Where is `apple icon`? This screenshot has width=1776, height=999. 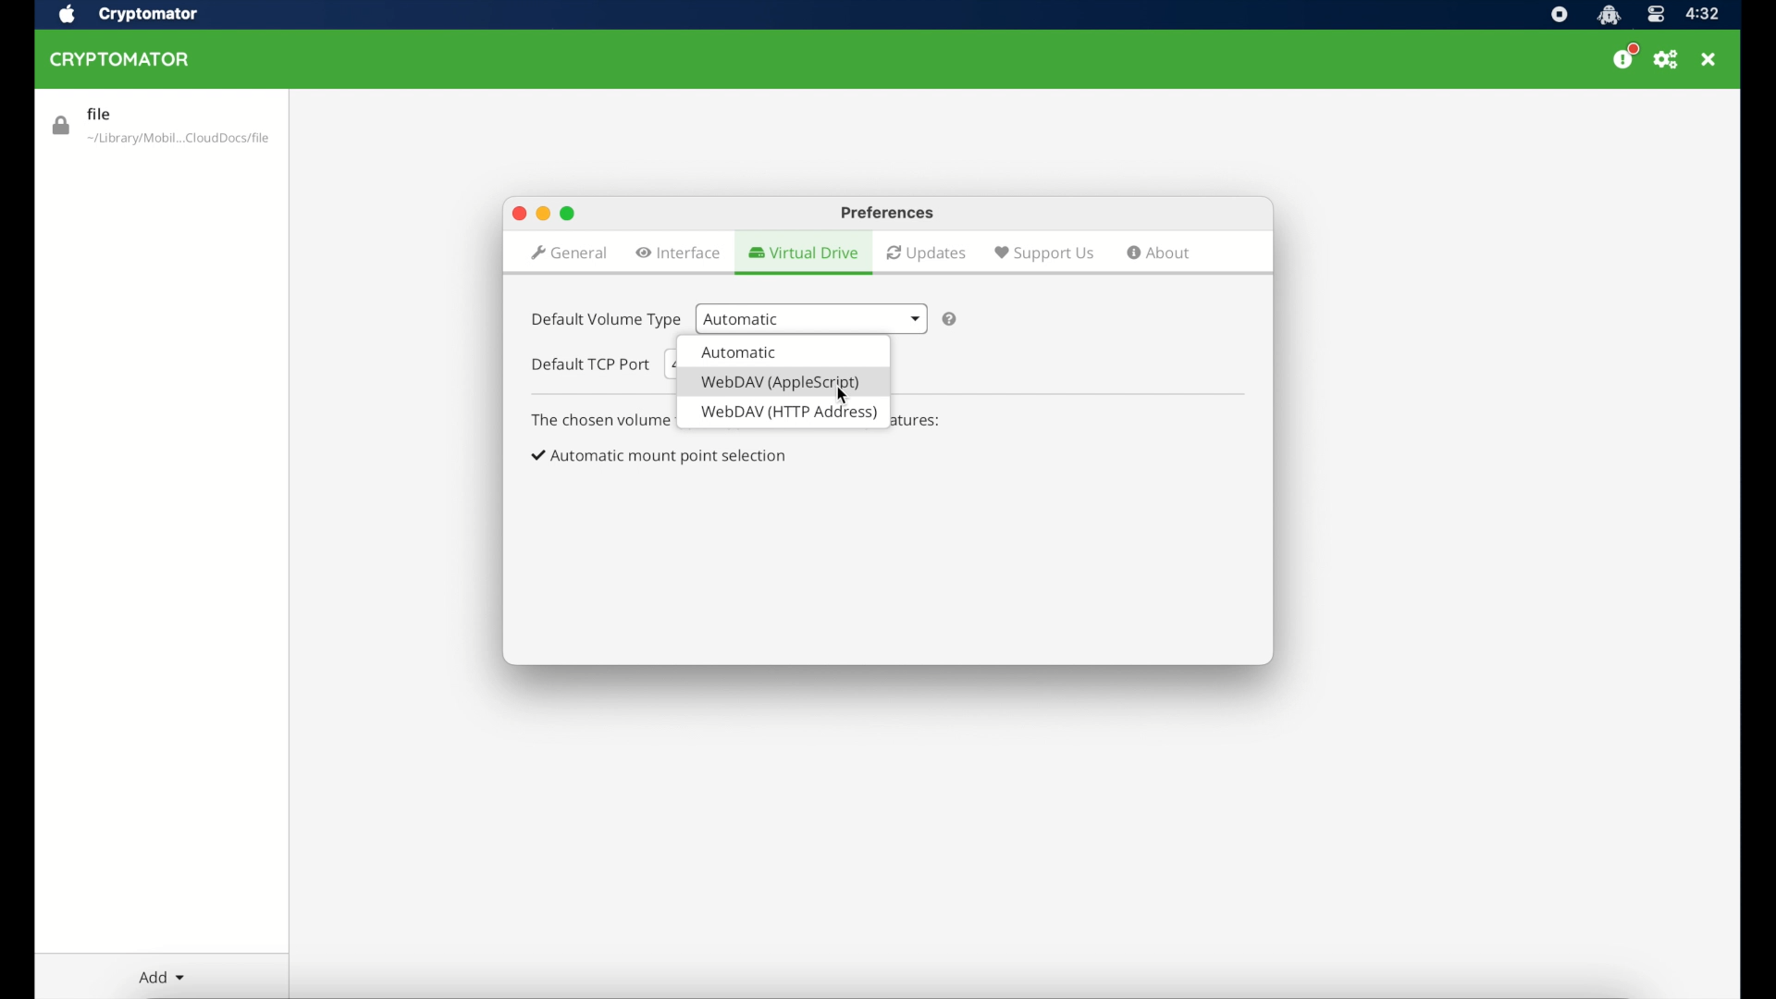 apple icon is located at coordinates (65, 15).